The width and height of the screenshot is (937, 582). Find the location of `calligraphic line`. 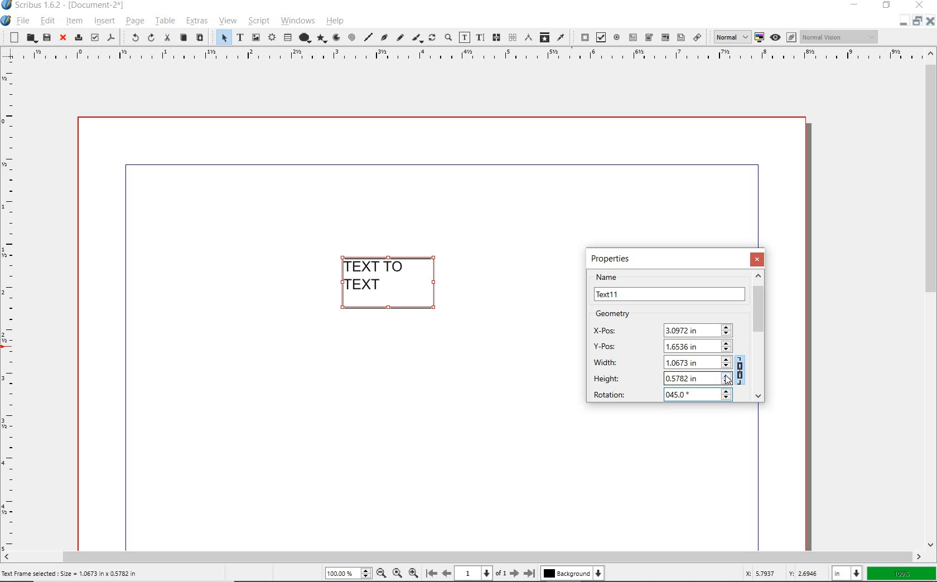

calligraphic line is located at coordinates (418, 37).